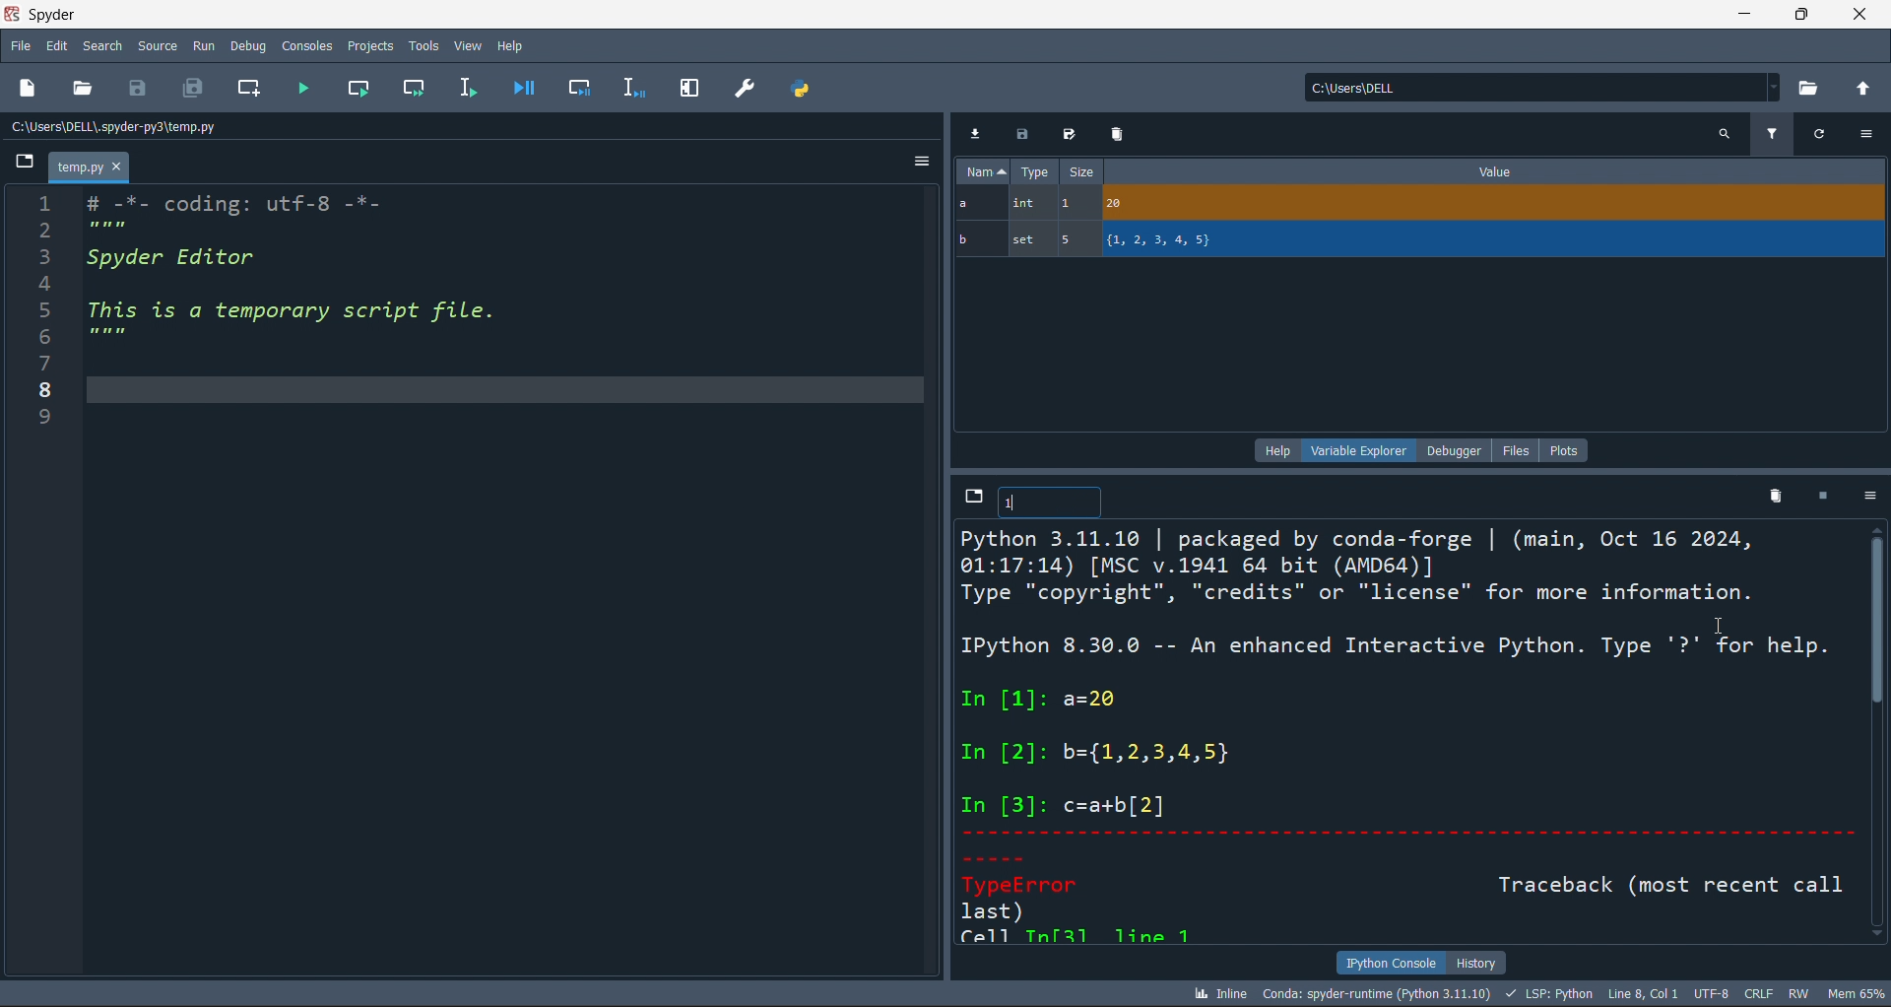 The image size is (1891, 1007). Describe the element at coordinates (1724, 133) in the screenshot. I see `search` at that location.